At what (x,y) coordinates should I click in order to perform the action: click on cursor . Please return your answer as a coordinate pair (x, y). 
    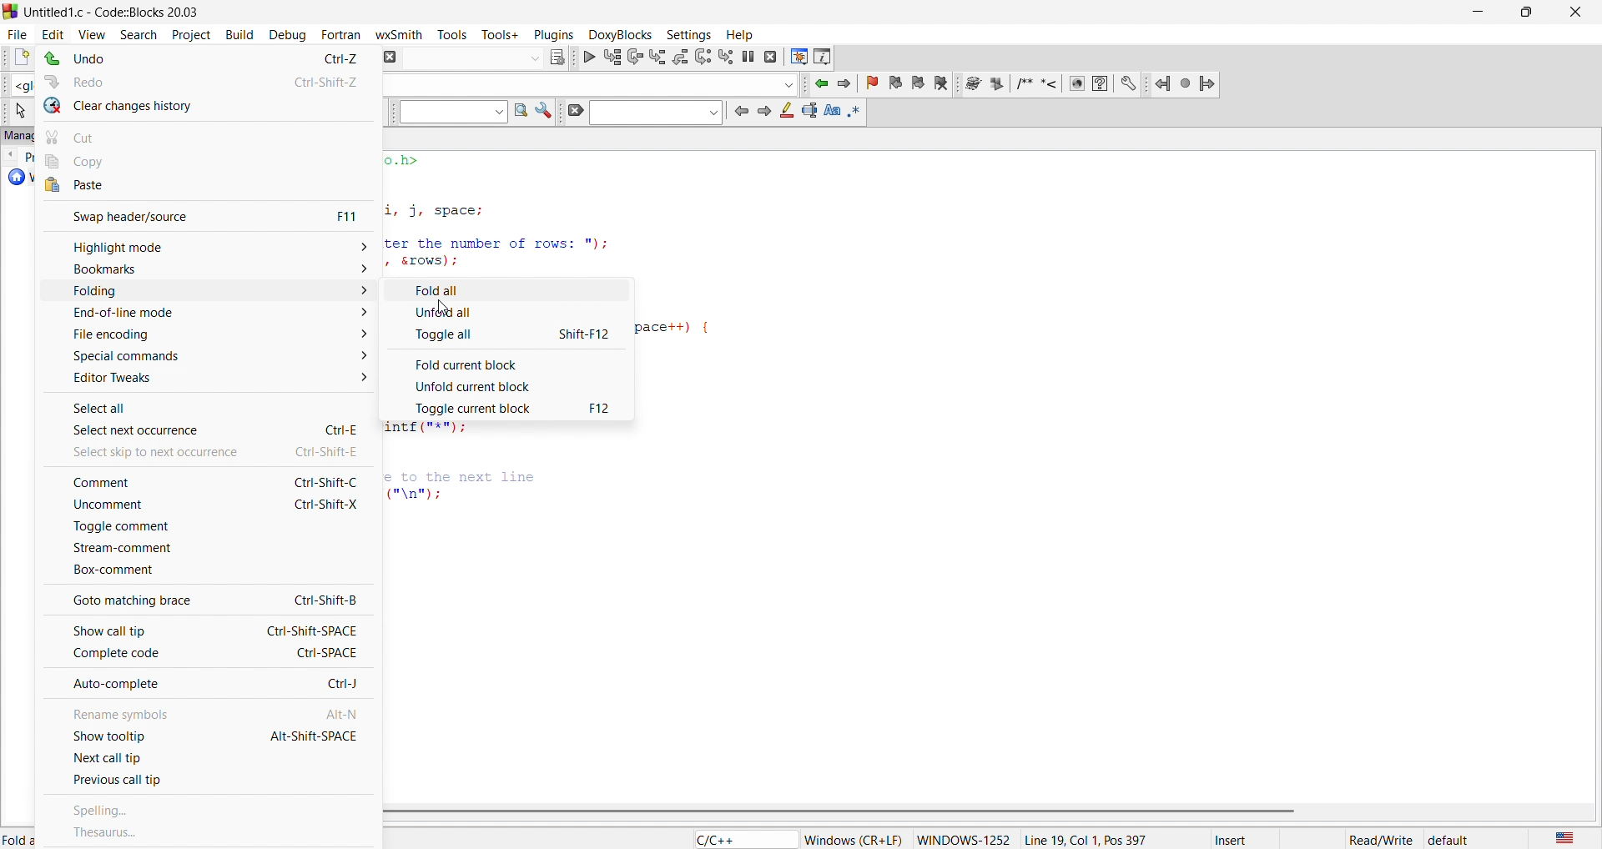
    Looking at the image, I should click on (445, 304).